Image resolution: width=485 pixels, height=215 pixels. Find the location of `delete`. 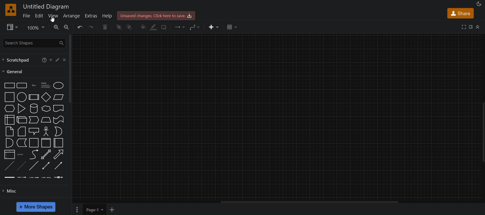

delete is located at coordinates (105, 27).